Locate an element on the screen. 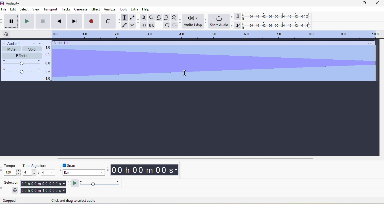 Image resolution: width=384 pixels, height=204 pixels. 4/4 is located at coordinates (39, 173).